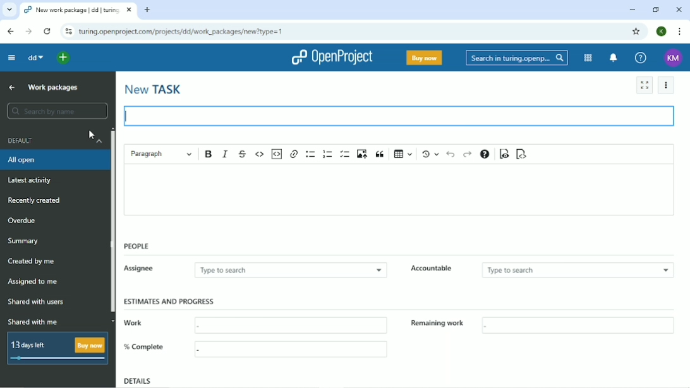 The width and height of the screenshot is (690, 388). Describe the element at coordinates (225, 154) in the screenshot. I see `Italic` at that location.